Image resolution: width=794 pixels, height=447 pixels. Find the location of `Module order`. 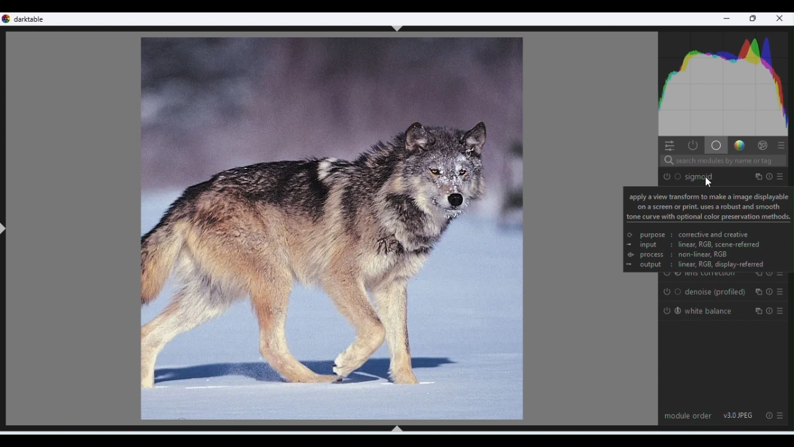

Module order is located at coordinates (688, 415).